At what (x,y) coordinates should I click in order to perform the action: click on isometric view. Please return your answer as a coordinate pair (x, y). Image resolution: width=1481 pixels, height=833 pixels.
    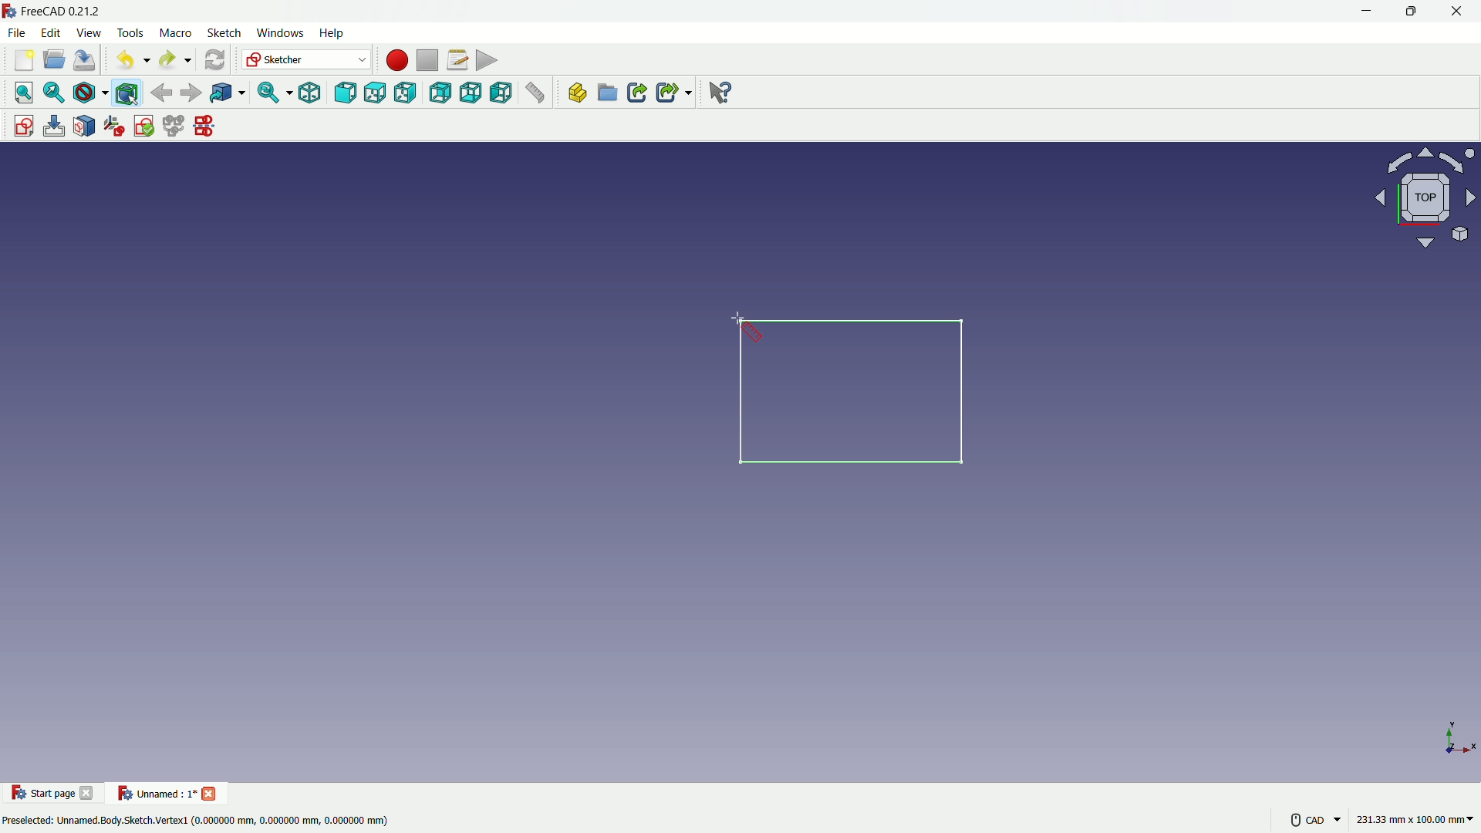
    Looking at the image, I should click on (305, 93).